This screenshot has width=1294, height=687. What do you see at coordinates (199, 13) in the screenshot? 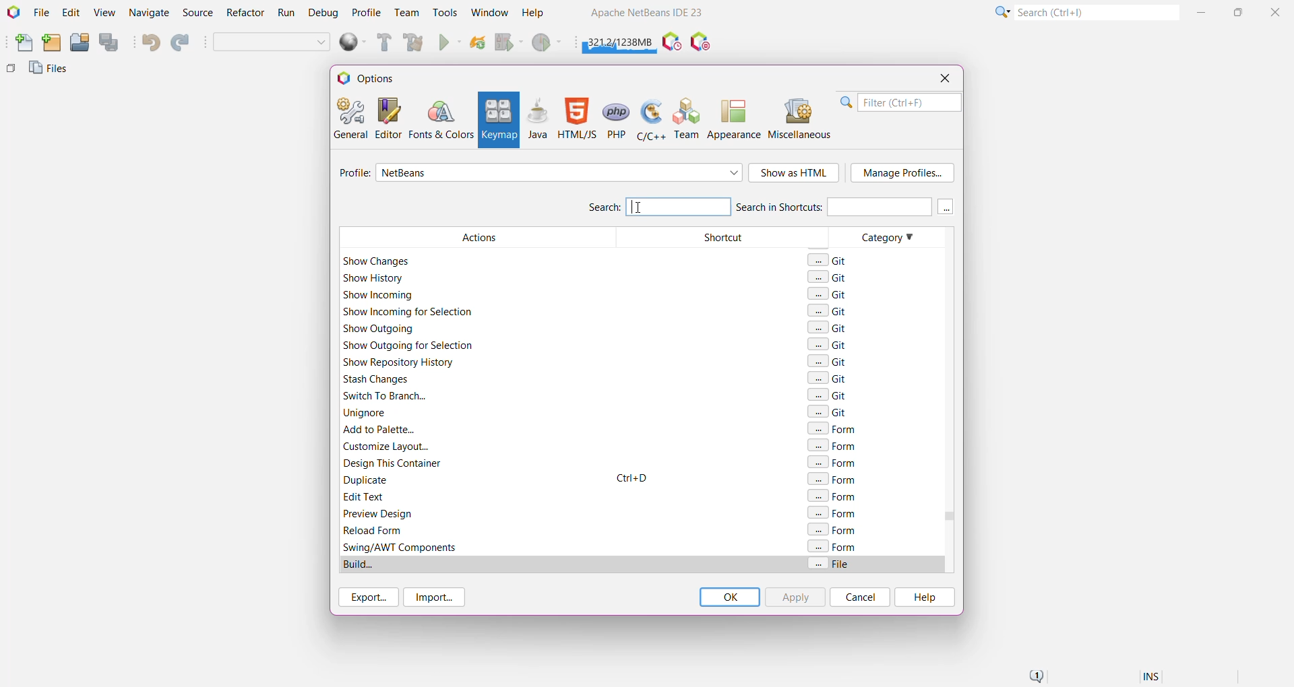
I see `Source` at bounding box center [199, 13].